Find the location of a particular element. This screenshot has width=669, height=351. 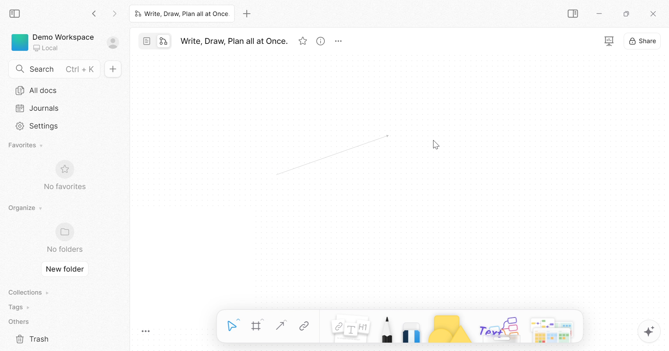

Restore down is located at coordinates (626, 15).